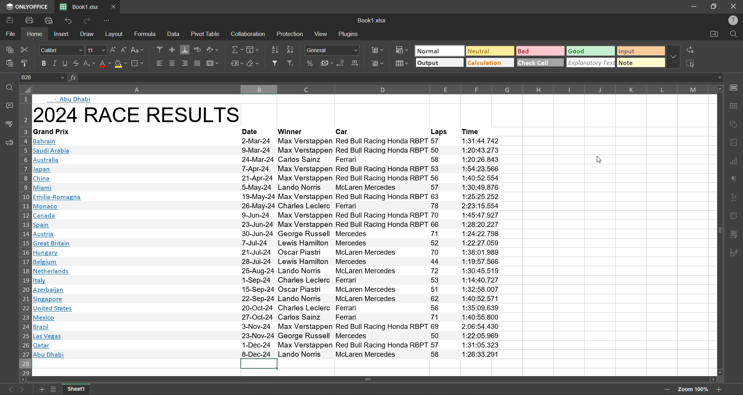 The image size is (743, 395). Describe the element at coordinates (691, 49) in the screenshot. I see `replace` at that location.